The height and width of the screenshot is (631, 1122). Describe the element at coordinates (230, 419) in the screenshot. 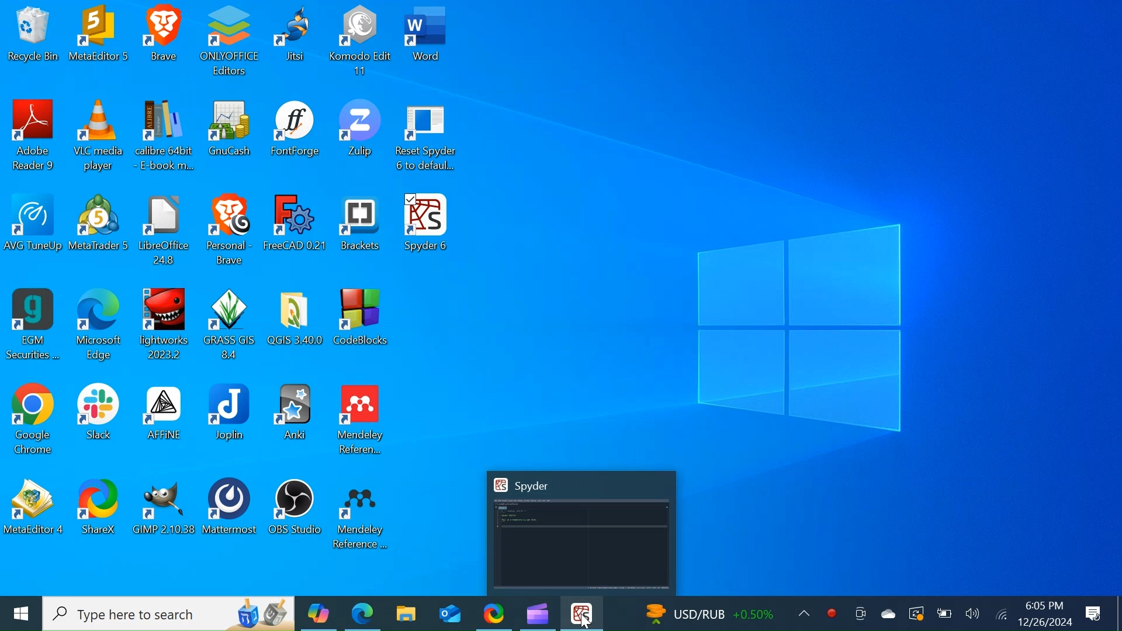

I see `Joplin` at that location.